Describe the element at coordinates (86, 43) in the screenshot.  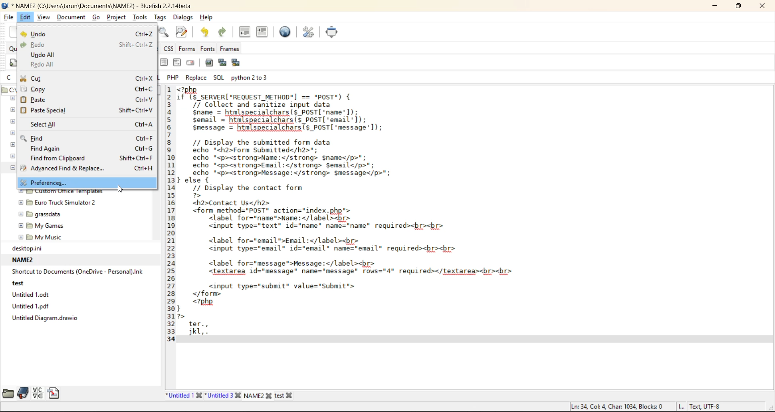
I see `redo` at that location.